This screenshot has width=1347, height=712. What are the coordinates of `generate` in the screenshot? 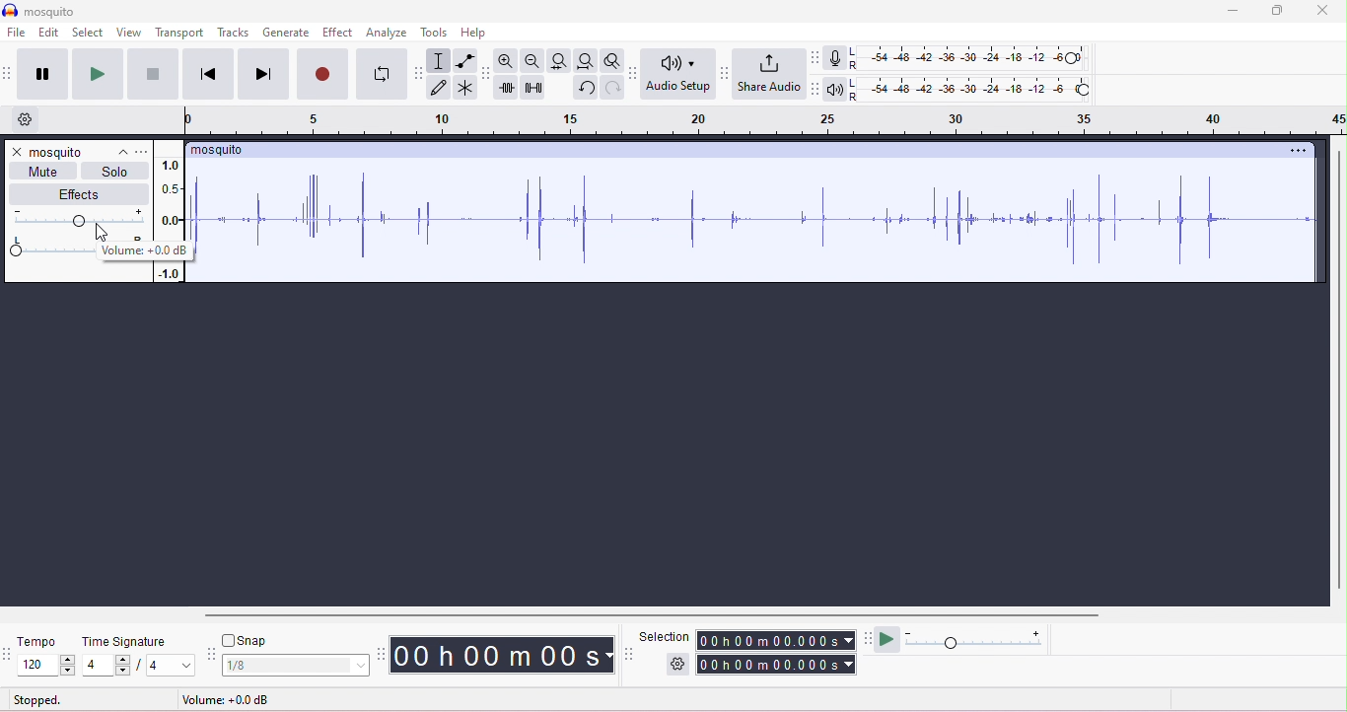 It's located at (286, 32).